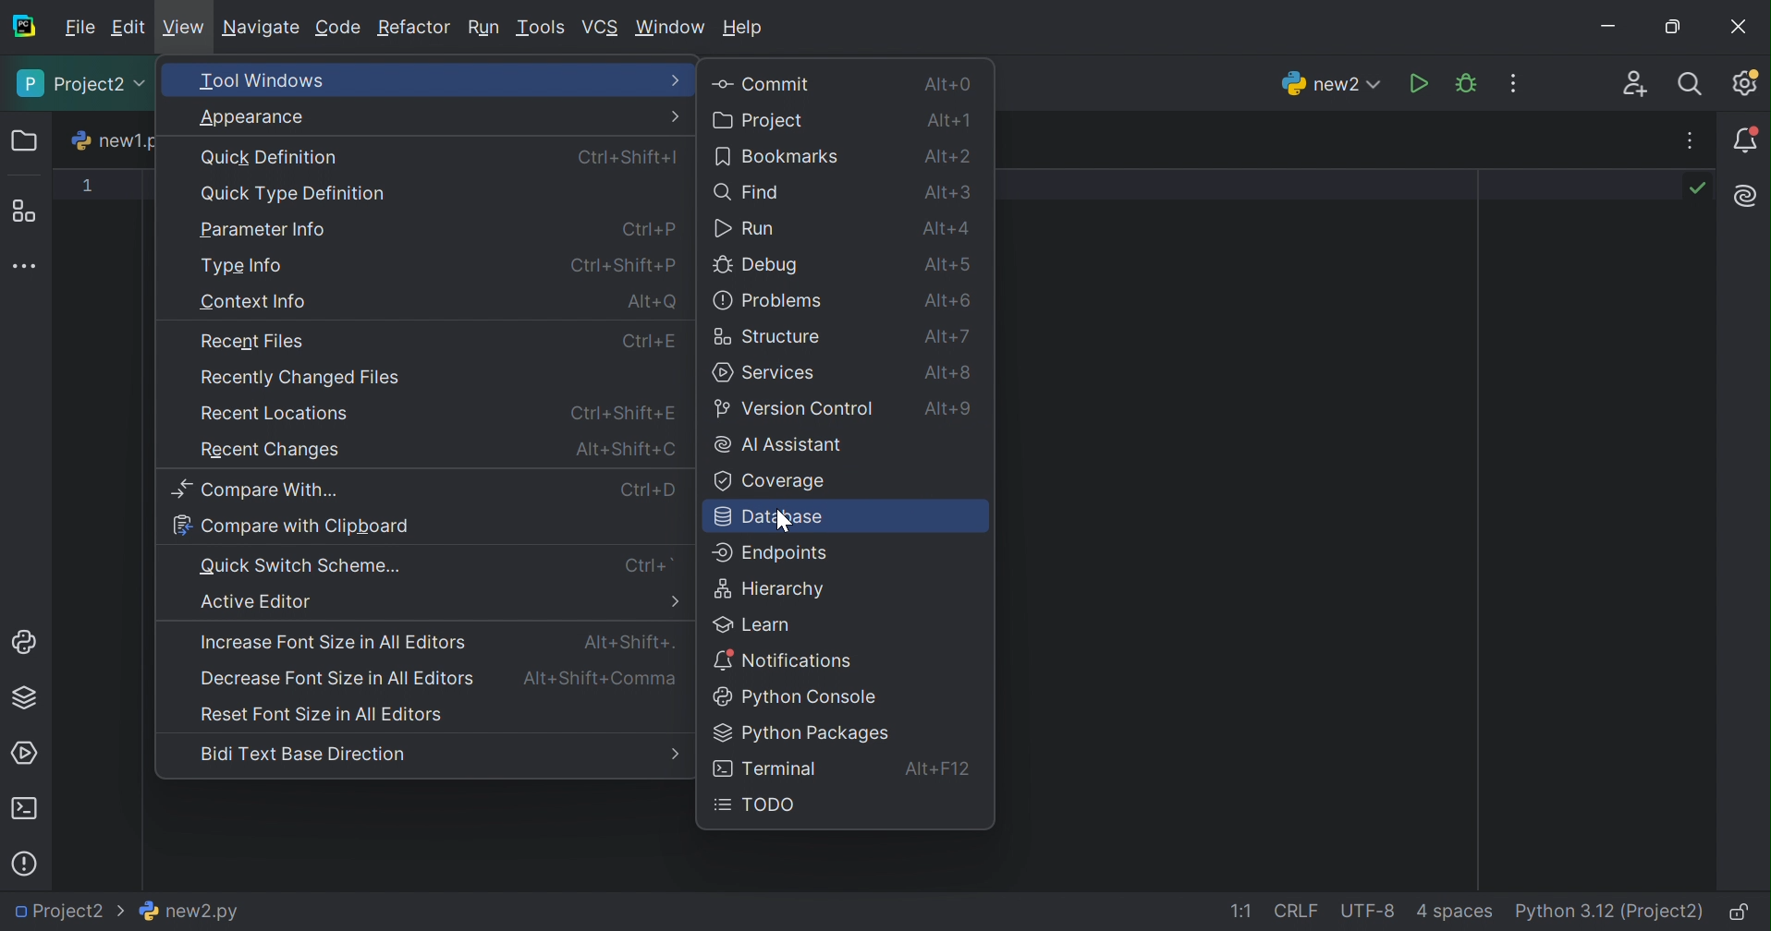 This screenshot has width=1771, height=931. Describe the element at coordinates (947, 373) in the screenshot. I see `Alt+8` at that location.